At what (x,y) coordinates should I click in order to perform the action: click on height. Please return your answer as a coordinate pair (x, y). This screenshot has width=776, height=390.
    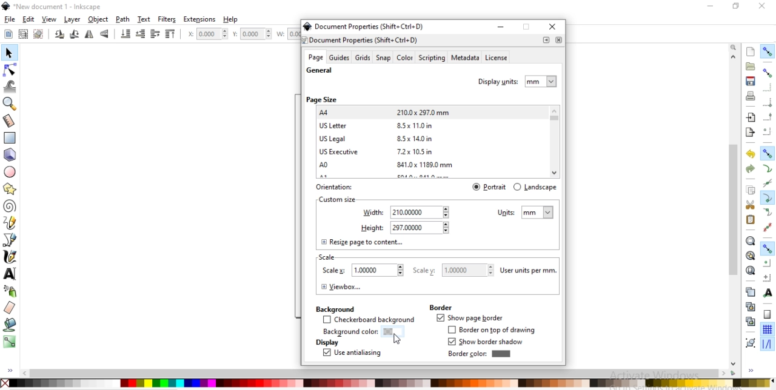
    Looking at the image, I should click on (405, 226).